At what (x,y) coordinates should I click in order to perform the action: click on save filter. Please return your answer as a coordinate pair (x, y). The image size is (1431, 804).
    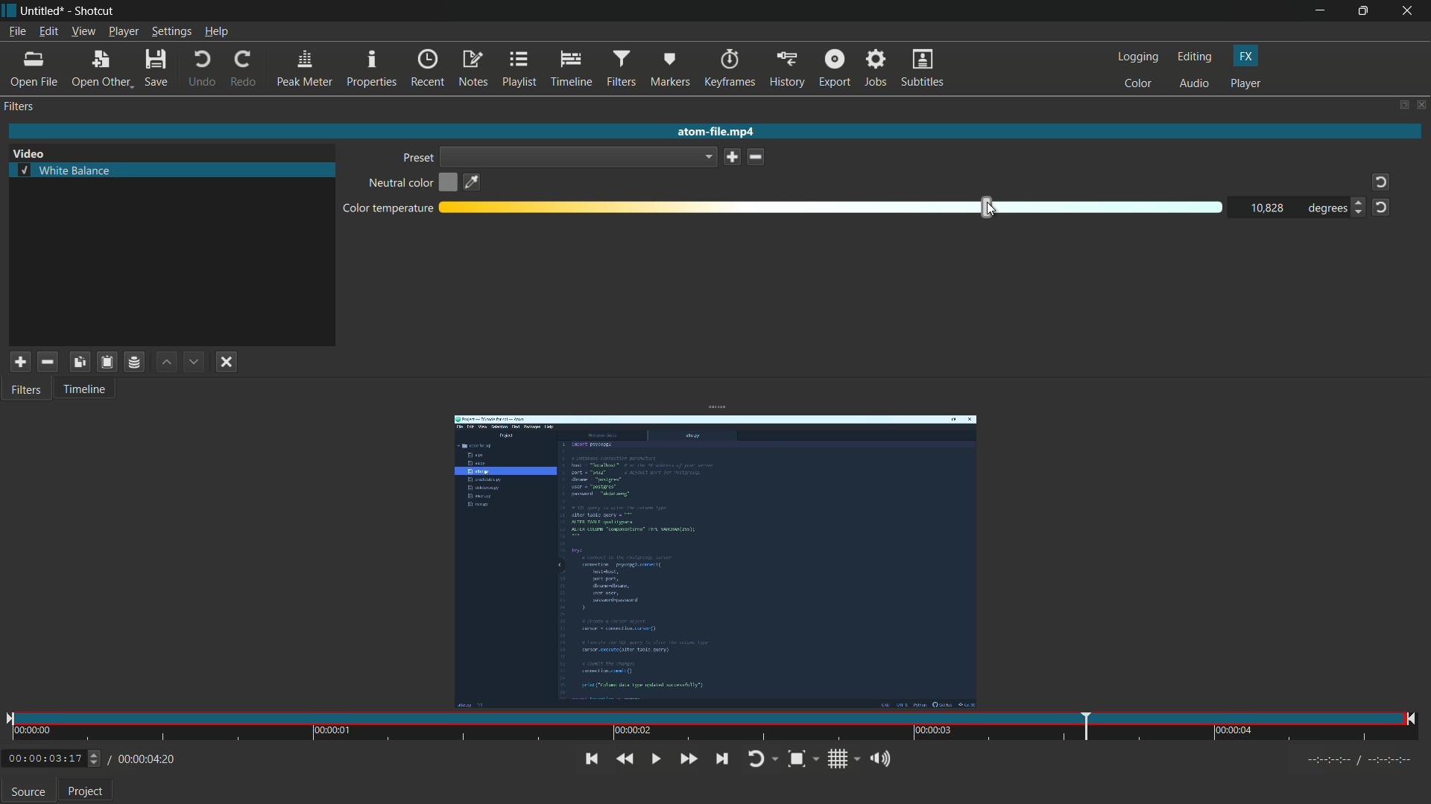
    Looking at the image, I should click on (106, 363).